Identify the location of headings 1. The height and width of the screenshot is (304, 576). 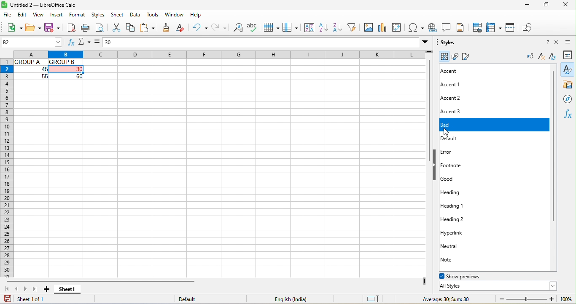
(470, 206).